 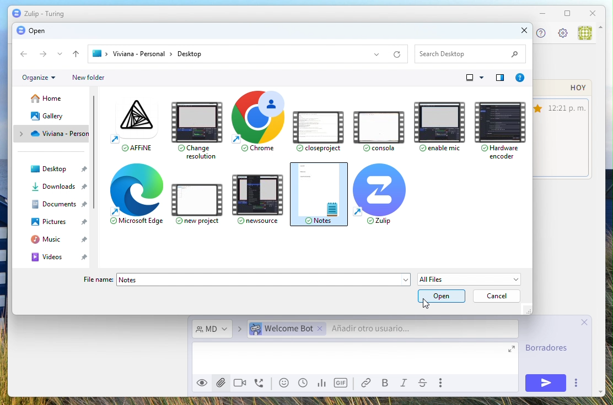 I want to click on hardware encoder, so click(x=497, y=127).